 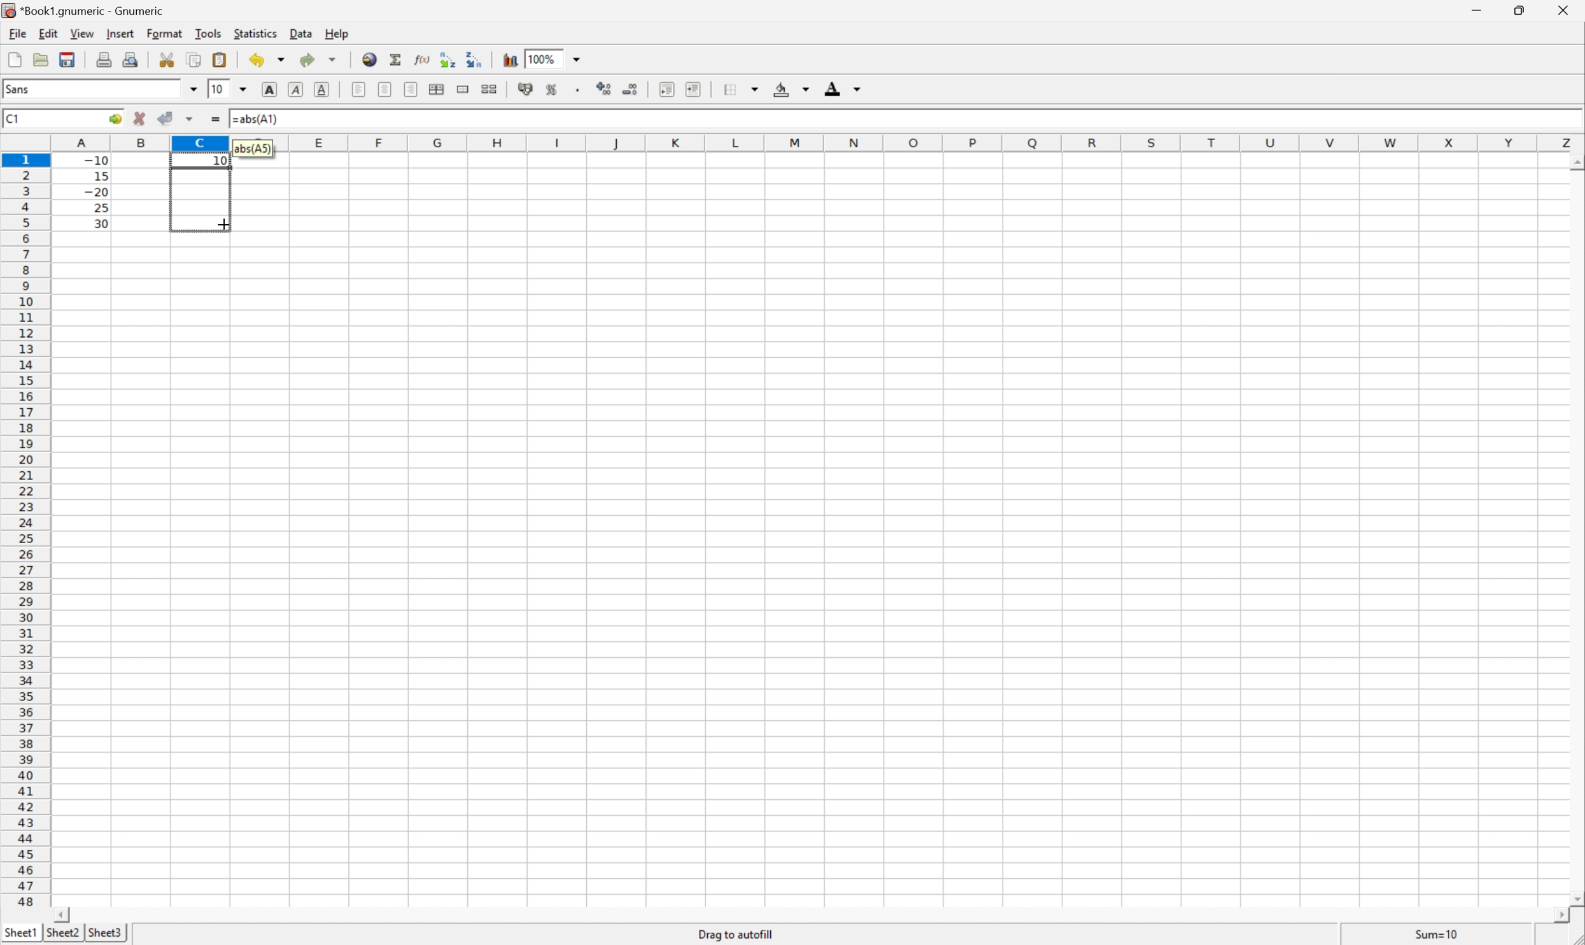 I want to click on Accept change in multiple cells, so click(x=192, y=119).